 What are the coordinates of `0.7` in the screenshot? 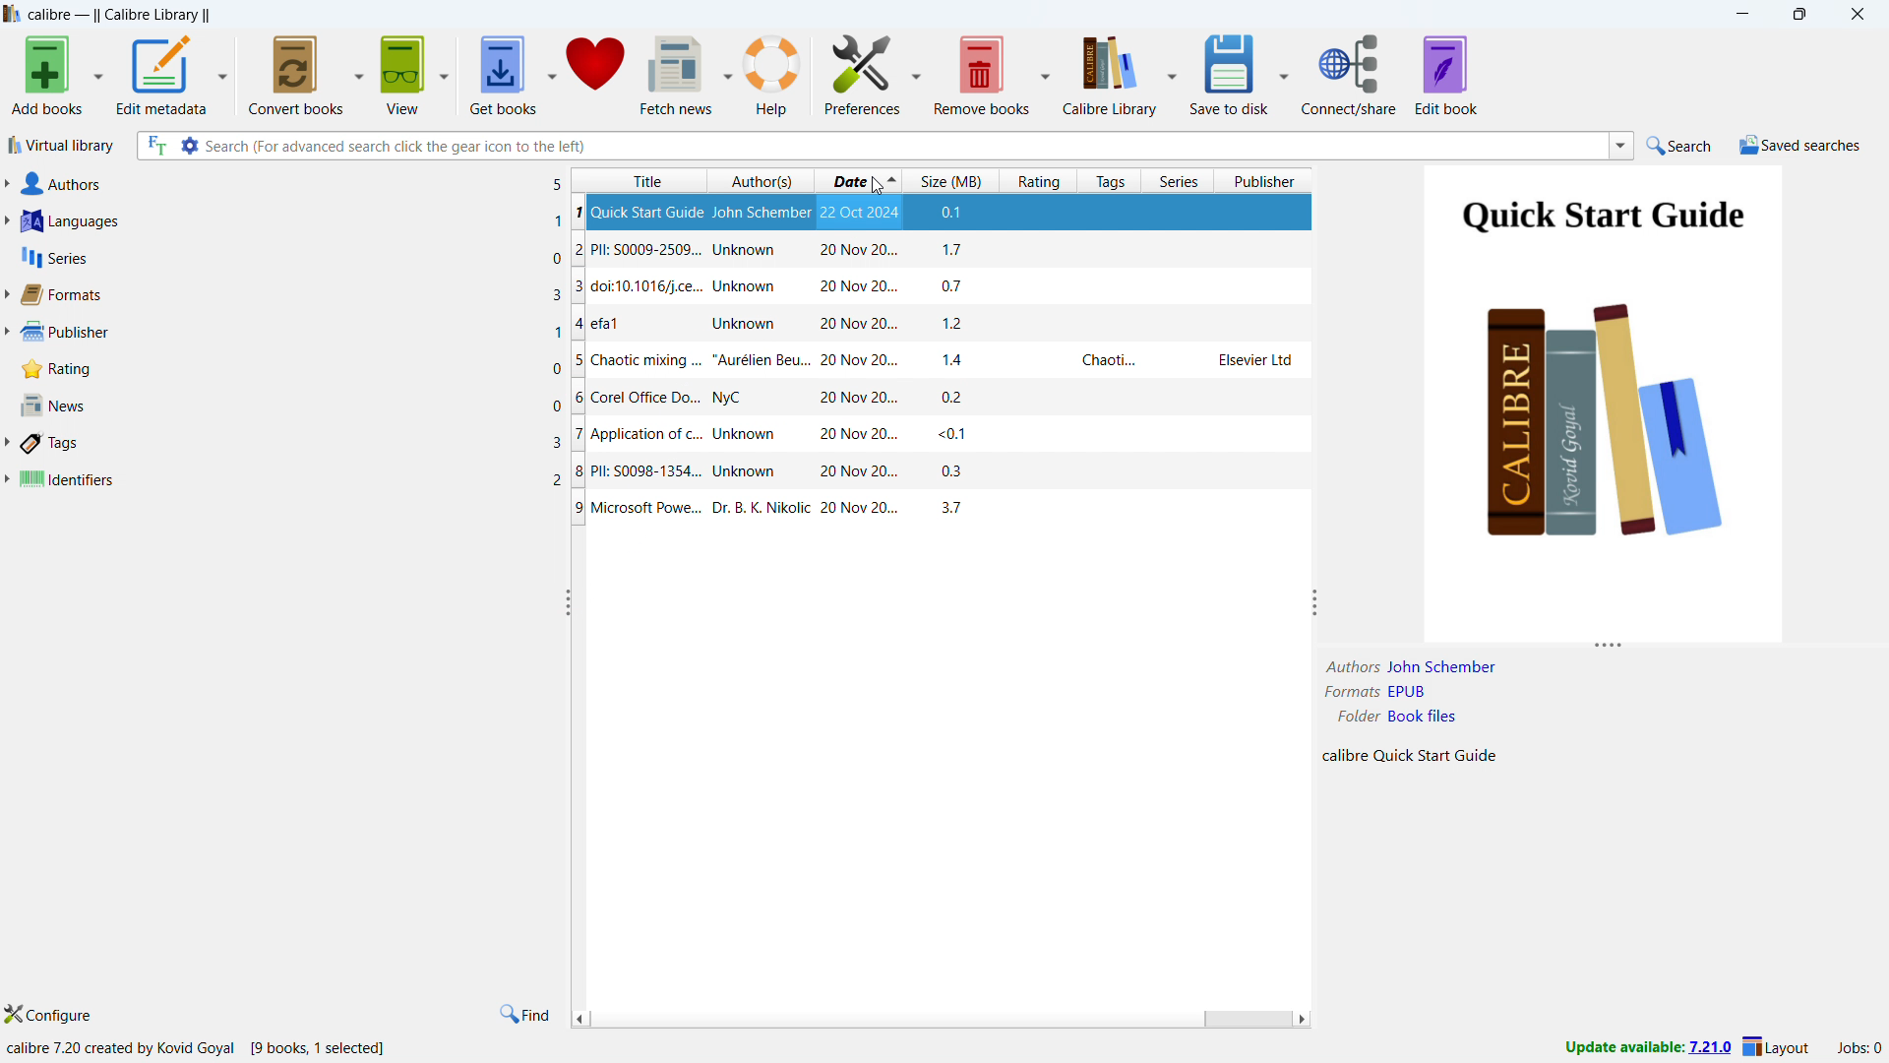 It's located at (959, 251).